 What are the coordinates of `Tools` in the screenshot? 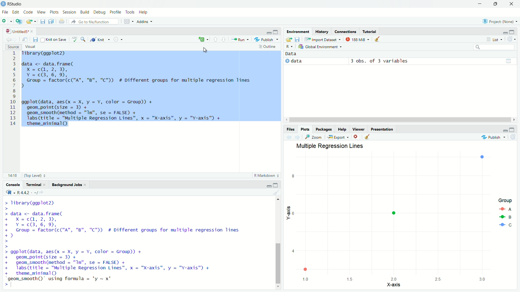 It's located at (131, 12).